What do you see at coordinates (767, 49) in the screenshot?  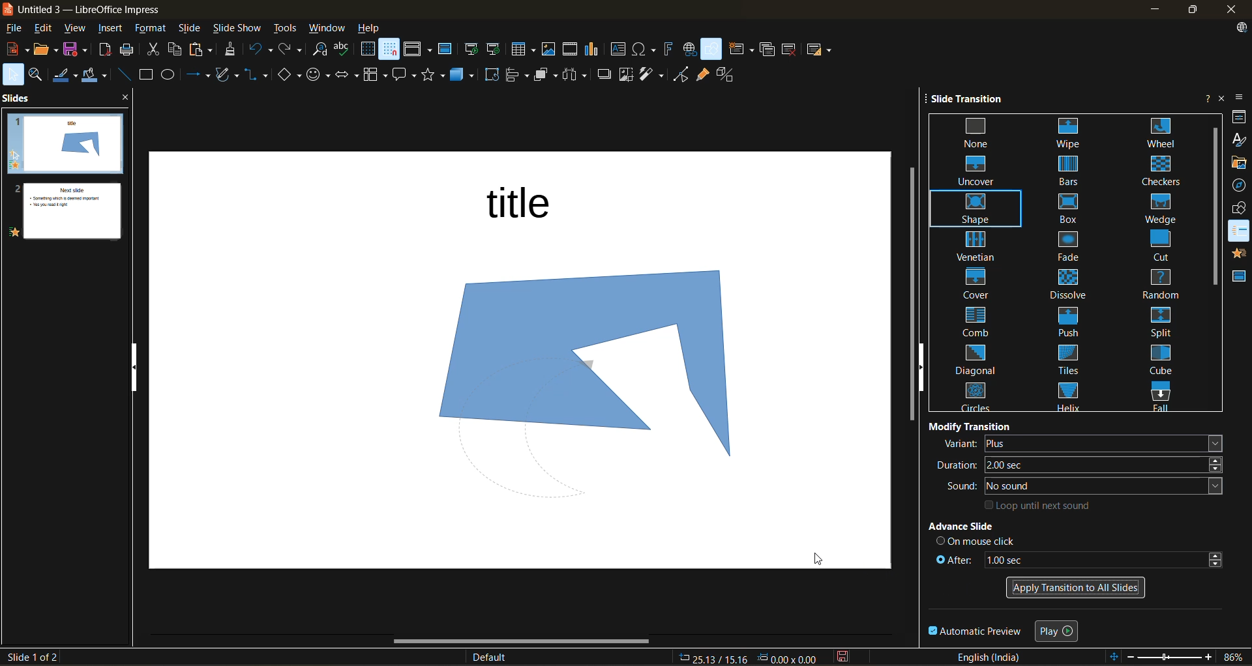 I see `duplicate slide` at bounding box center [767, 49].